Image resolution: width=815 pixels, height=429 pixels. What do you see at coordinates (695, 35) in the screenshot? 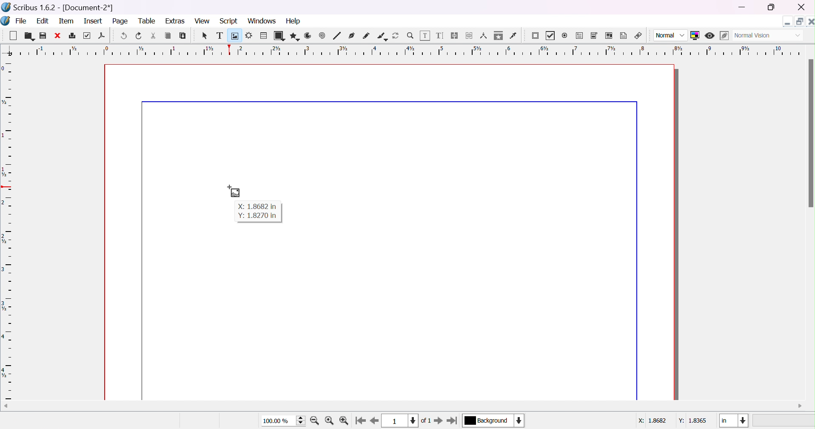
I see `toggle color management system` at bounding box center [695, 35].